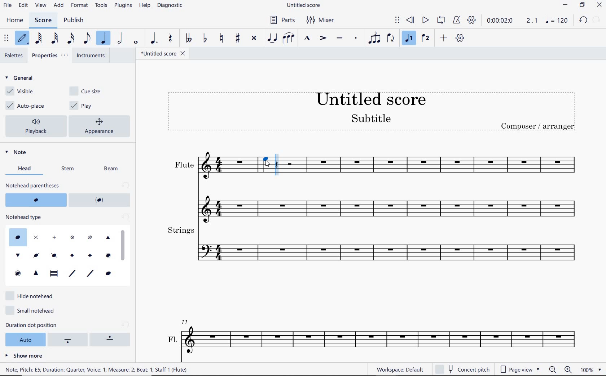 The height and width of the screenshot is (376, 606). Describe the element at coordinates (80, 5) in the screenshot. I see `FORMAT` at that location.